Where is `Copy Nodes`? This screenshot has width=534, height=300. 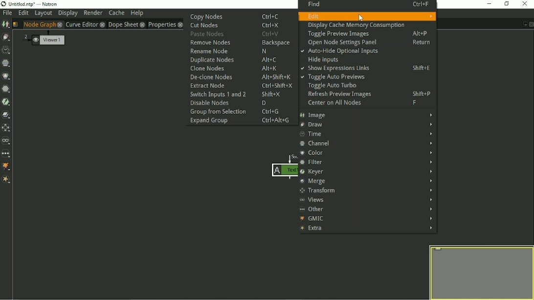 Copy Nodes is located at coordinates (235, 16).